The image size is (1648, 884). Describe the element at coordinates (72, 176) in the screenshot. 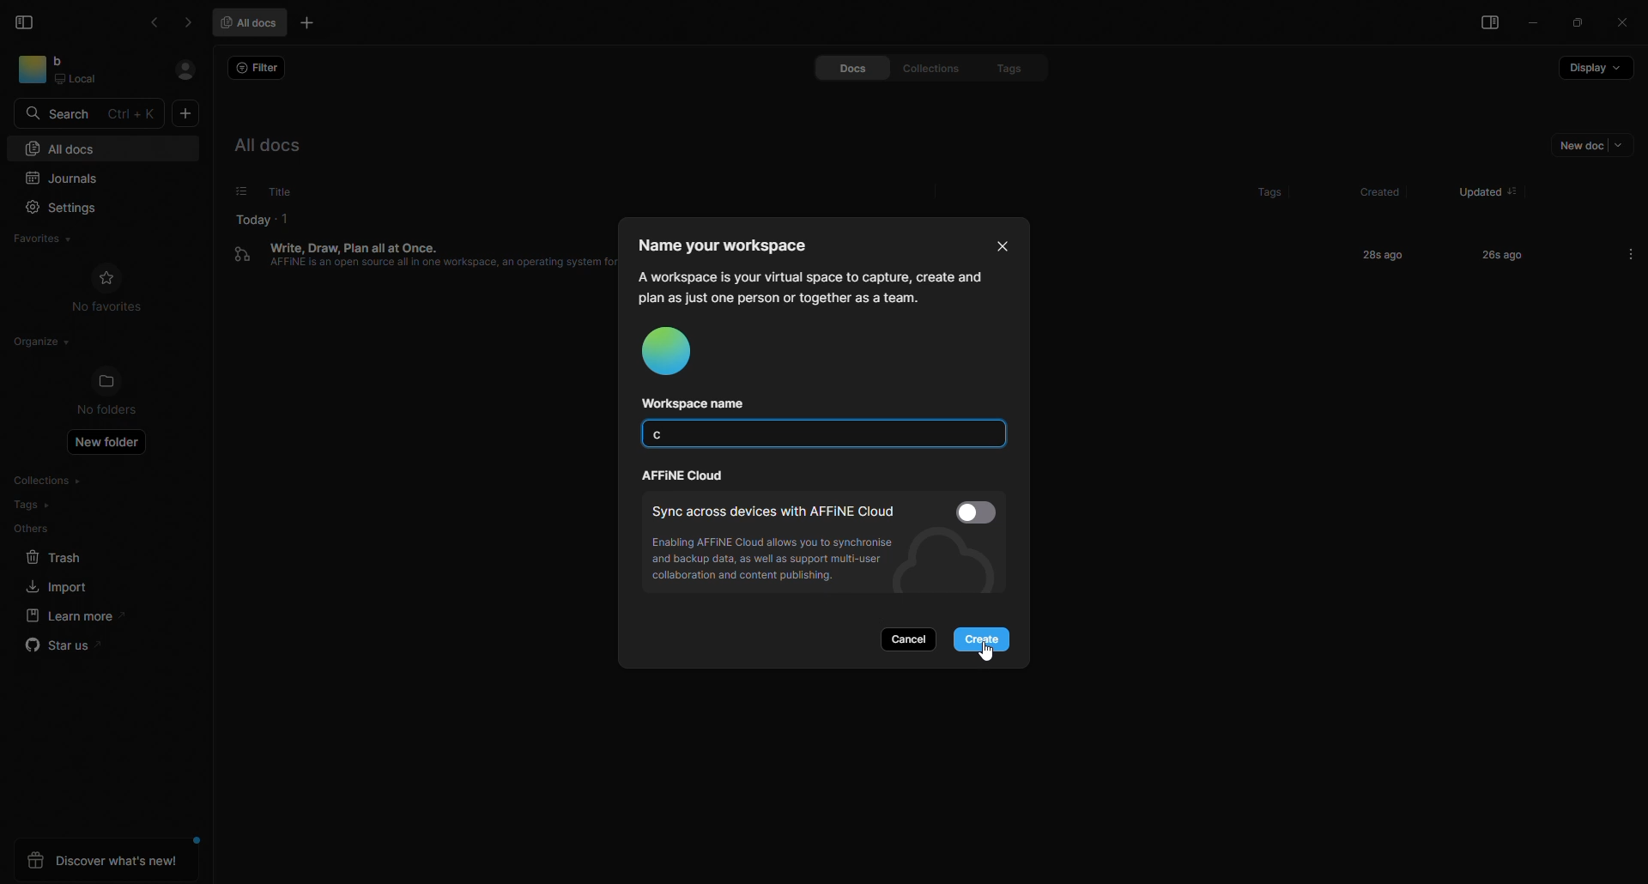

I see `journals` at that location.